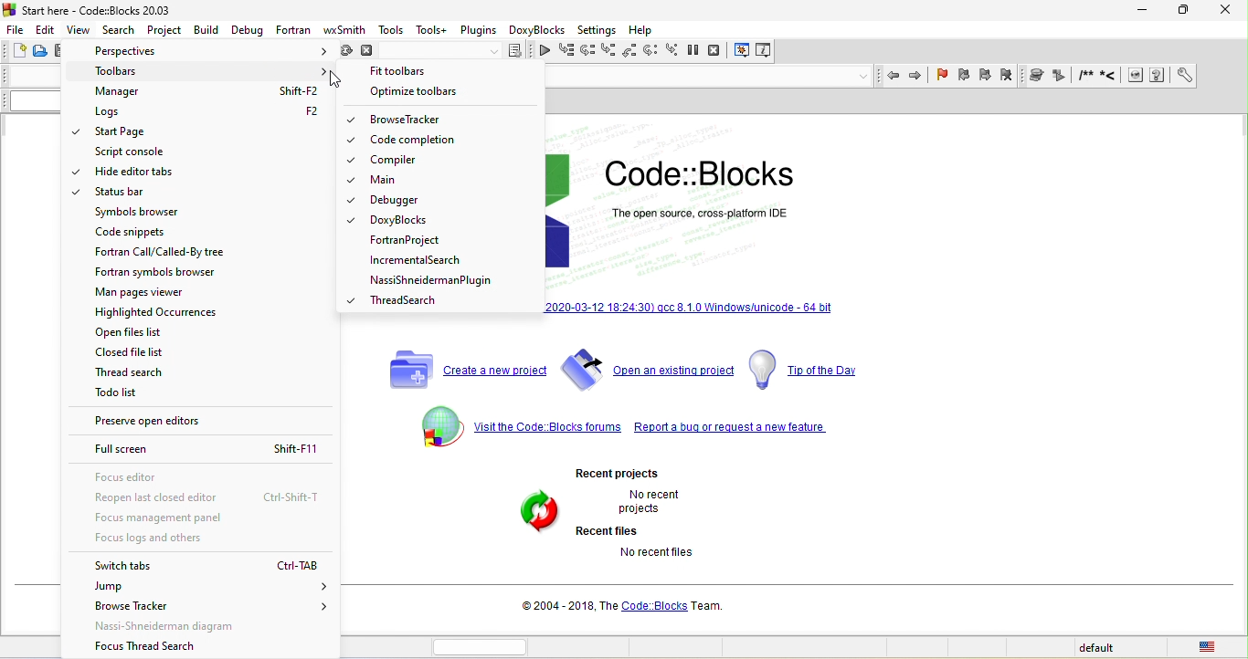 The width and height of the screenshot is (1248, 659). Describe the element at coordinates (483, 646) in the screenshot. I see `horizontal scroll bar` at that location.